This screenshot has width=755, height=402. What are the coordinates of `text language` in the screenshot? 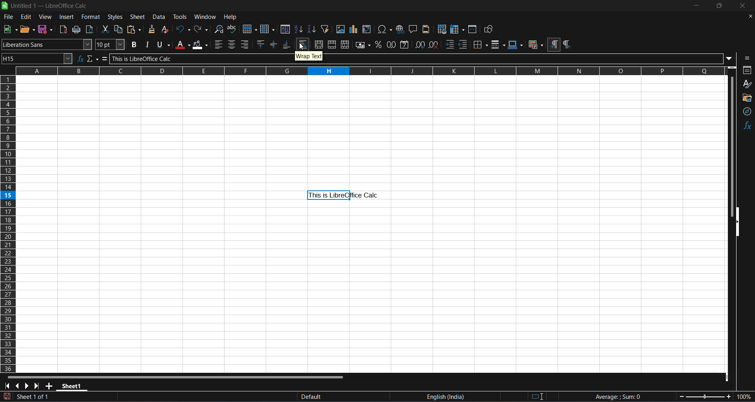 It's located at (451, 397).